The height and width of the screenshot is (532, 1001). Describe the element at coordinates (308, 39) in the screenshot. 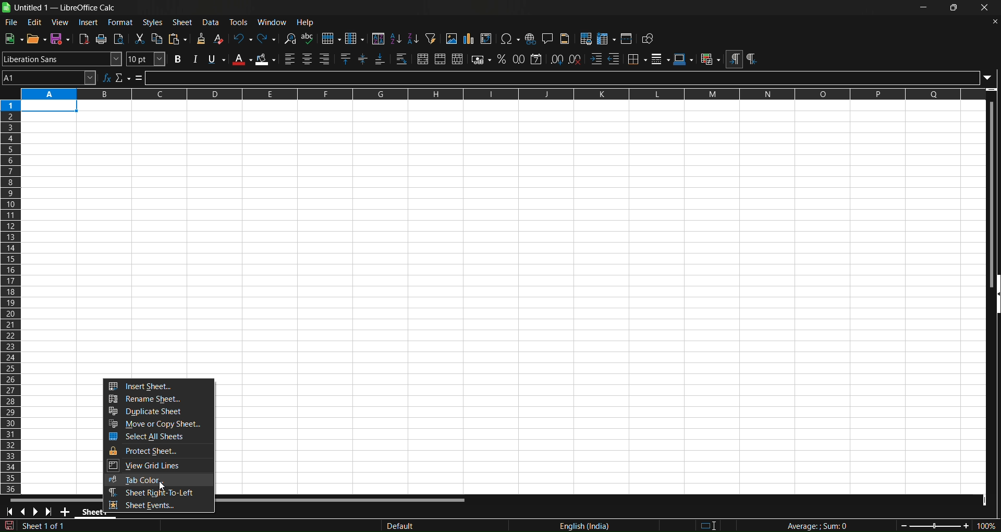

I see `spelling` at that location.